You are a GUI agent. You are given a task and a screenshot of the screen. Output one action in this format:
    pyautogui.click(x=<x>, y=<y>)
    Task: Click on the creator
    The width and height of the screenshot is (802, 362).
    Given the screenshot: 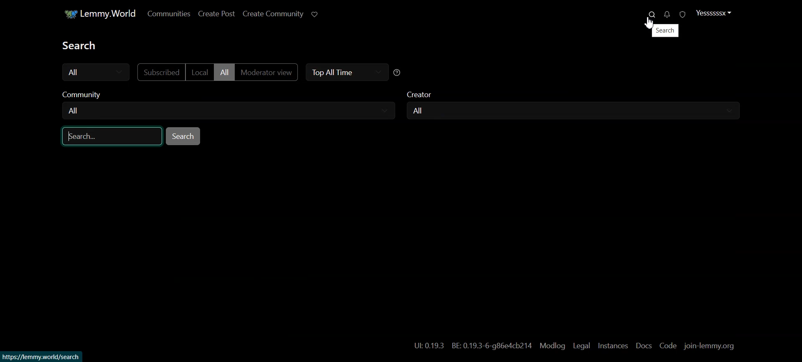 What is the action you would take?
    pyautogui.click(x=422, y=92)
    